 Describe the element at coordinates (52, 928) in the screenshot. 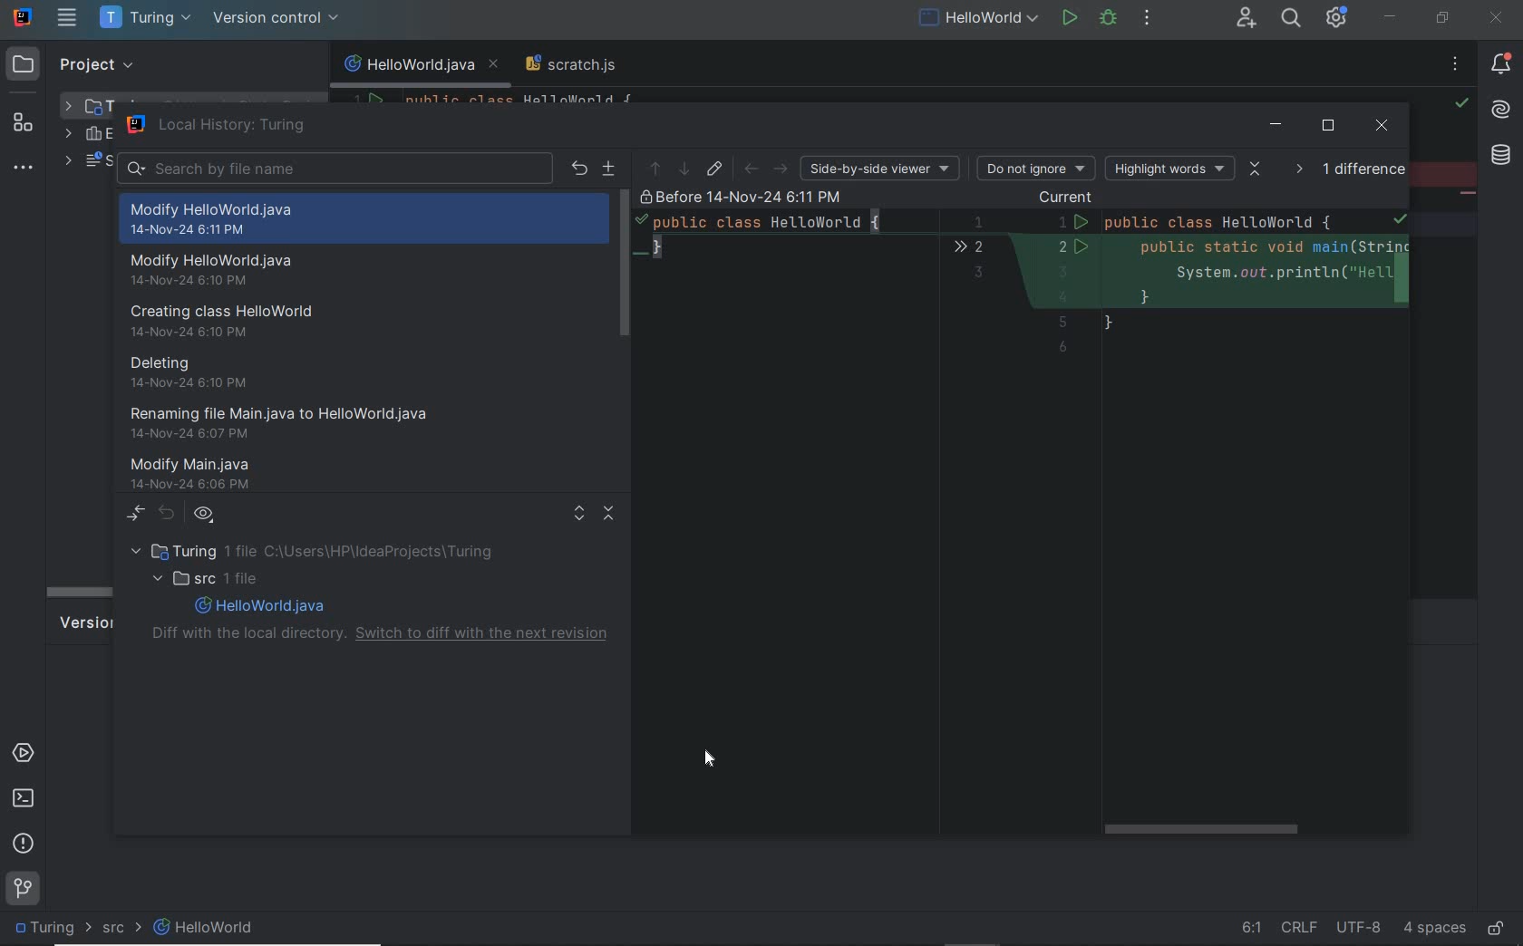

I see `project name` at that location.